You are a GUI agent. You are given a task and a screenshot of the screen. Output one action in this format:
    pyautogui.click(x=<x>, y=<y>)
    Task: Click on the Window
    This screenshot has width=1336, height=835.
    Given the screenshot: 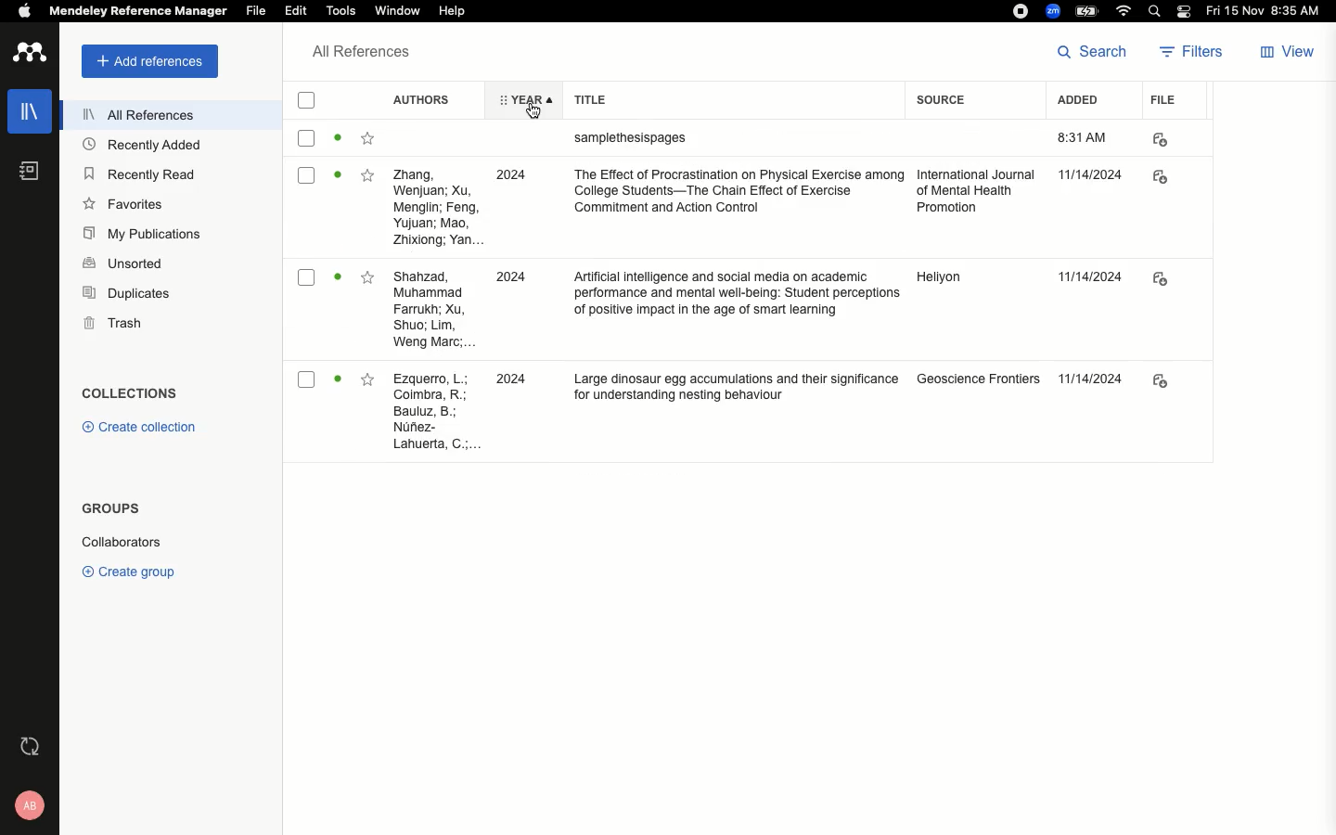 What is the action you would take?
    pyautogui.click(x=399, y=11)
    